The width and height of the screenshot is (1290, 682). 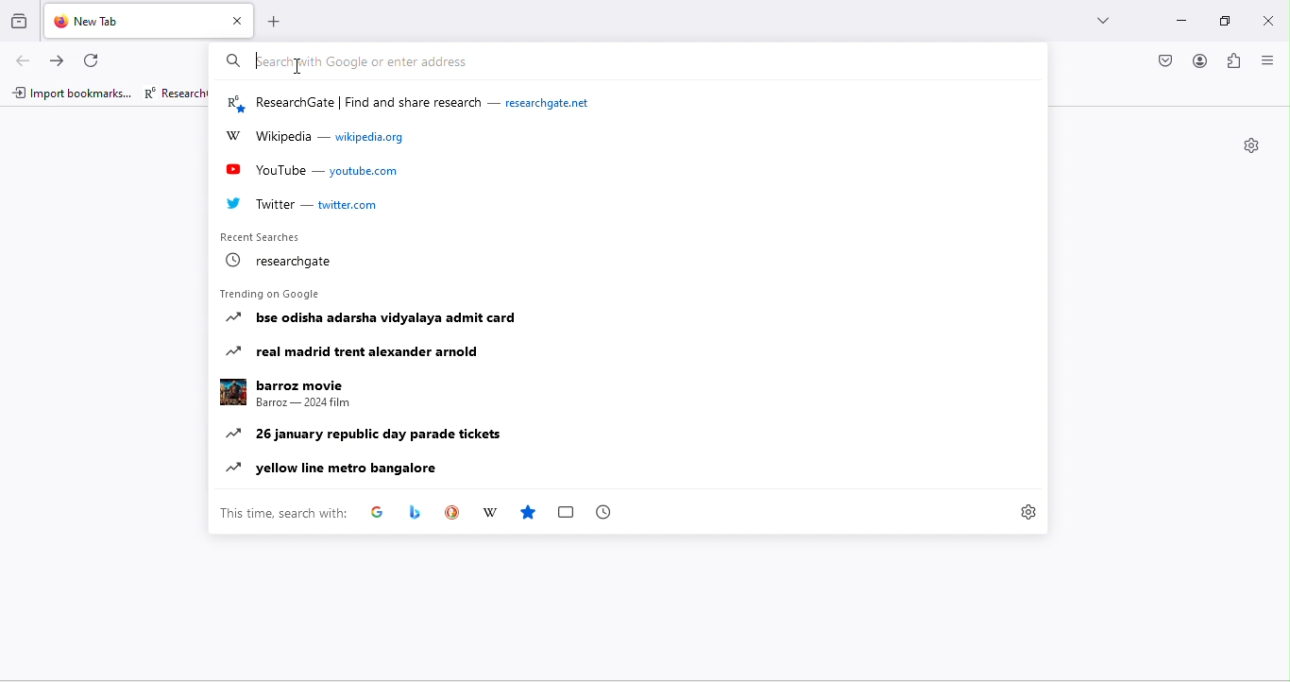 What do you see at coordinates (19, 60) in the screenshot?
I see `back` at bounding box center [19, 60].